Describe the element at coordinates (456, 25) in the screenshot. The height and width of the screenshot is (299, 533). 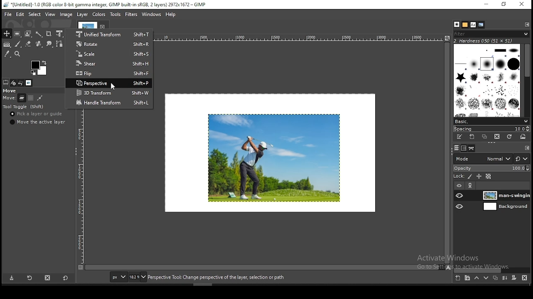
I see `brushes` at that location.